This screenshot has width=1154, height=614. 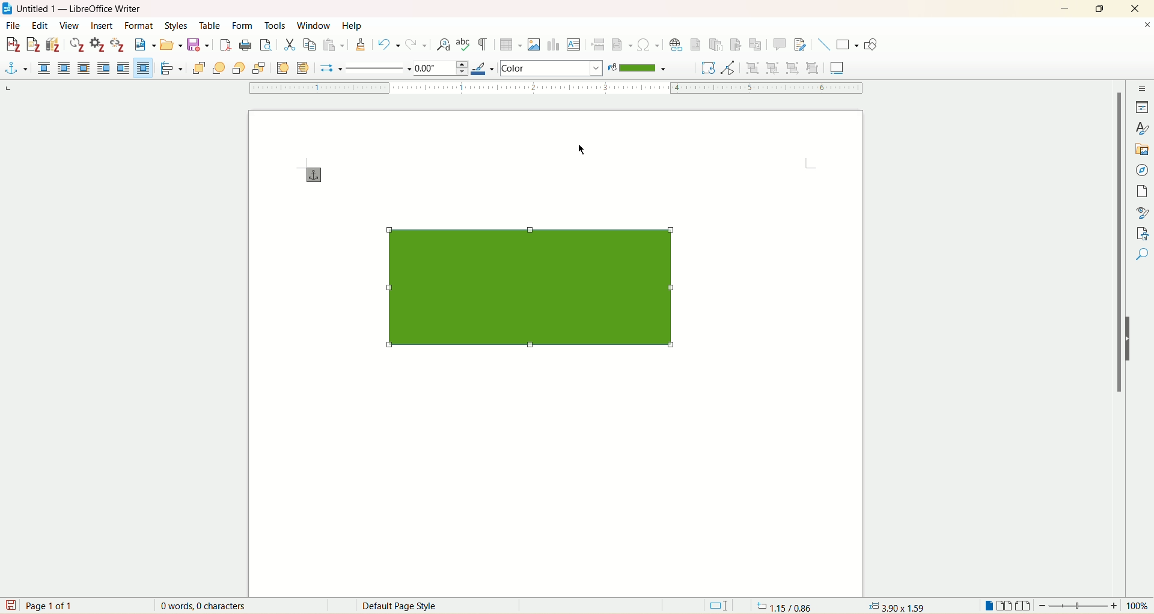 I want to click on help, so click(x=351, y=26).